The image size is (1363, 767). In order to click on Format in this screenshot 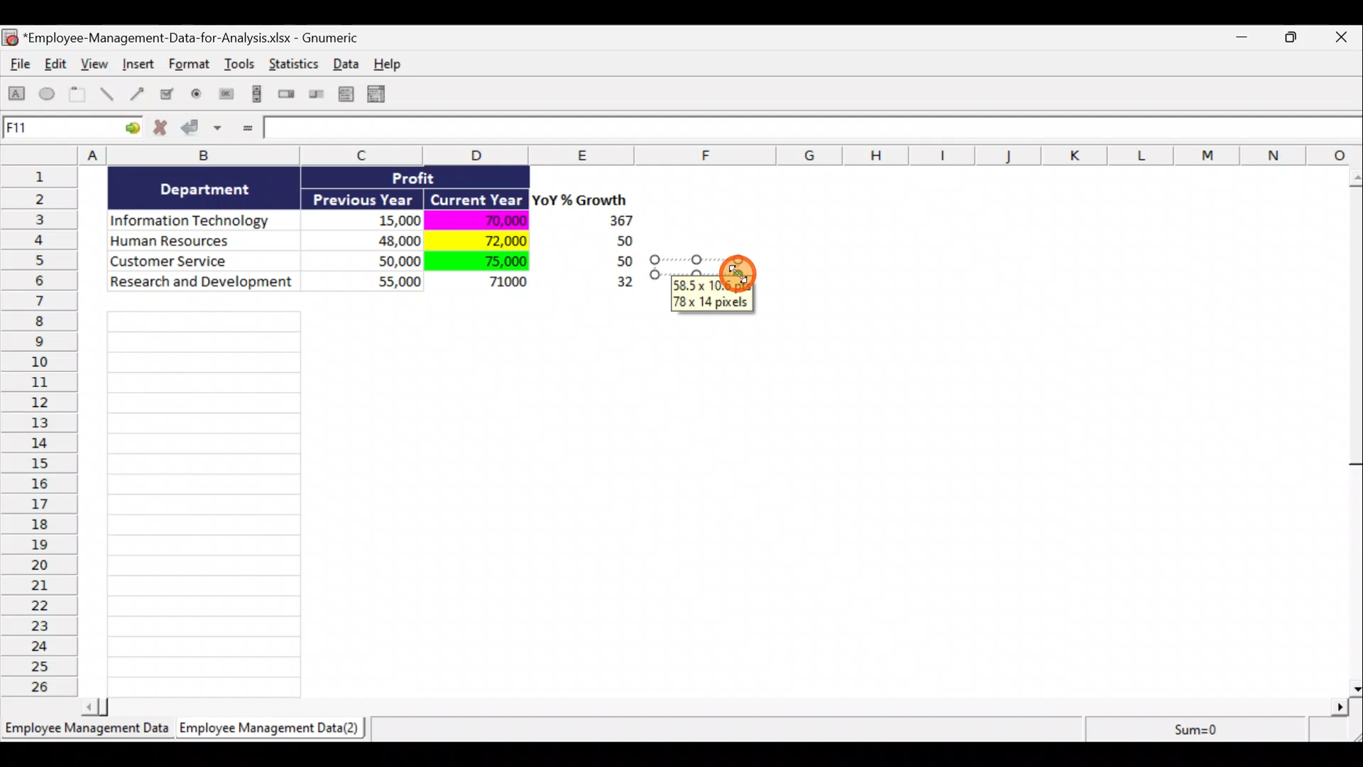, I will do `click(191, 67)`.